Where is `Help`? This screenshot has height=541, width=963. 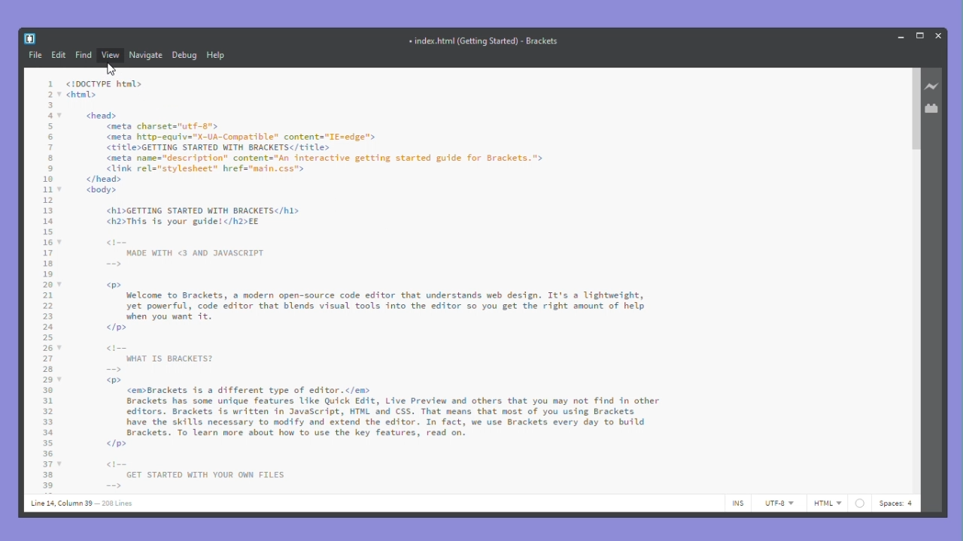
Help is located at coordinates (223, 55).